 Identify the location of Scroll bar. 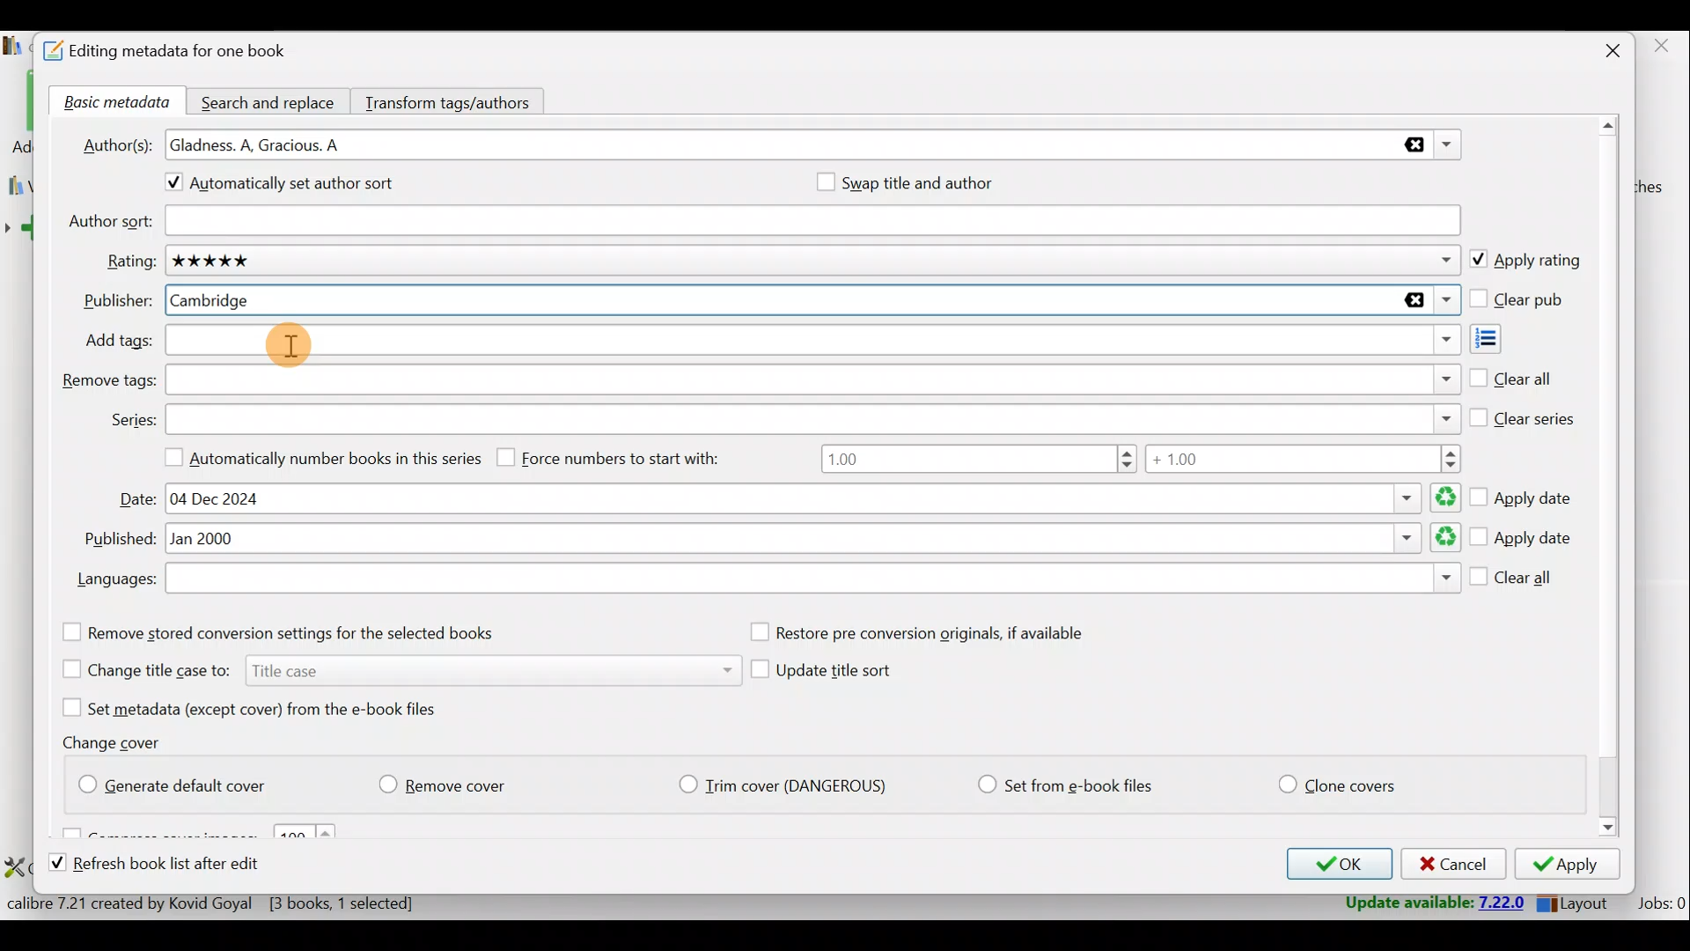
(1610, 479).